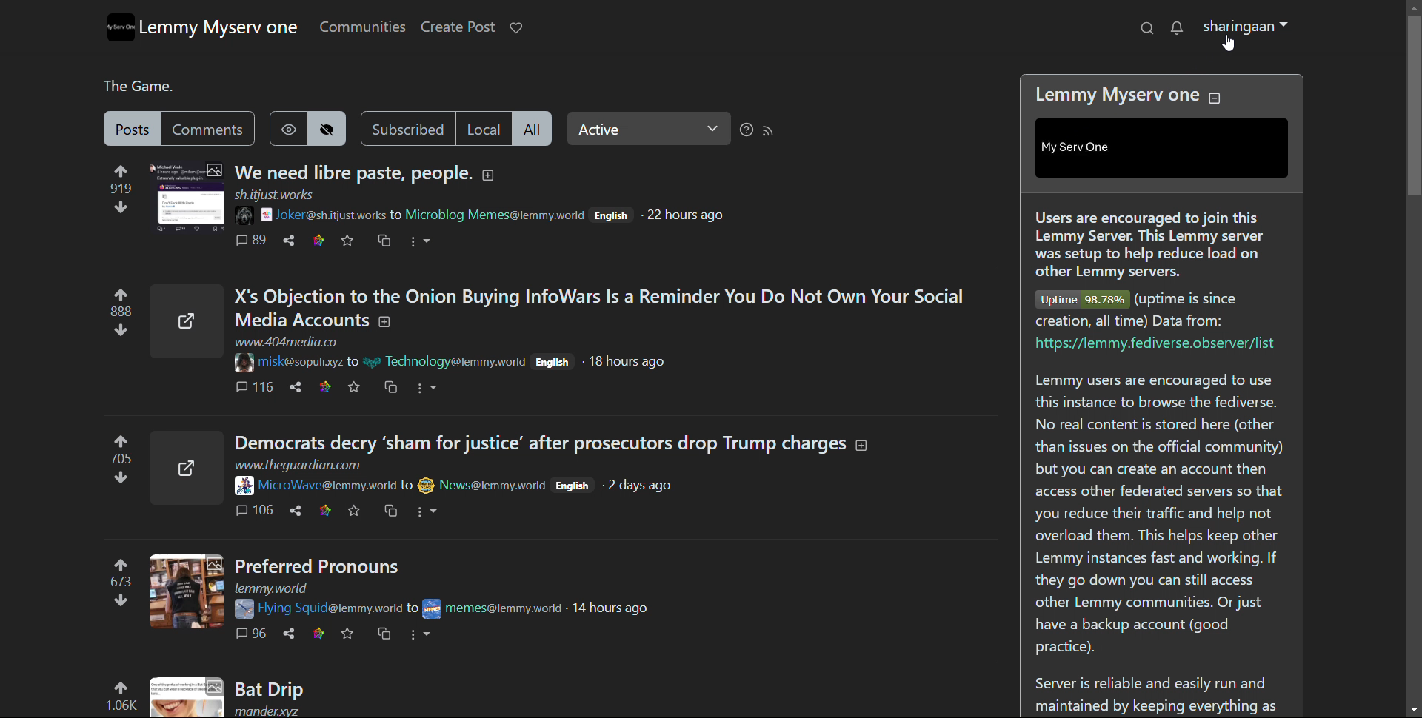 The height and width of the screenshot is (718, 1422). I want to click on time of posting, so click(634, 366).